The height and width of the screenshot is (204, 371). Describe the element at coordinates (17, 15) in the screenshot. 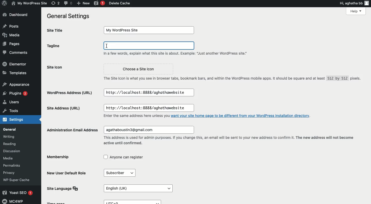

I see `Dashboard` at that location.